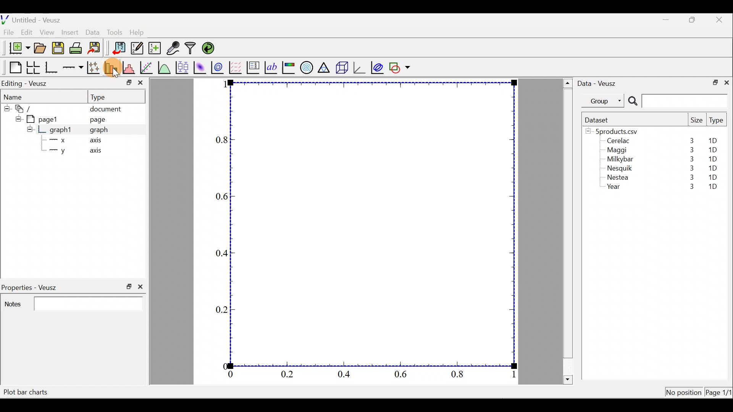 This screenshot has width=733, height=412. Describe the element at coordinates (711, 159) in the screenshot. I see `1D` at that location.